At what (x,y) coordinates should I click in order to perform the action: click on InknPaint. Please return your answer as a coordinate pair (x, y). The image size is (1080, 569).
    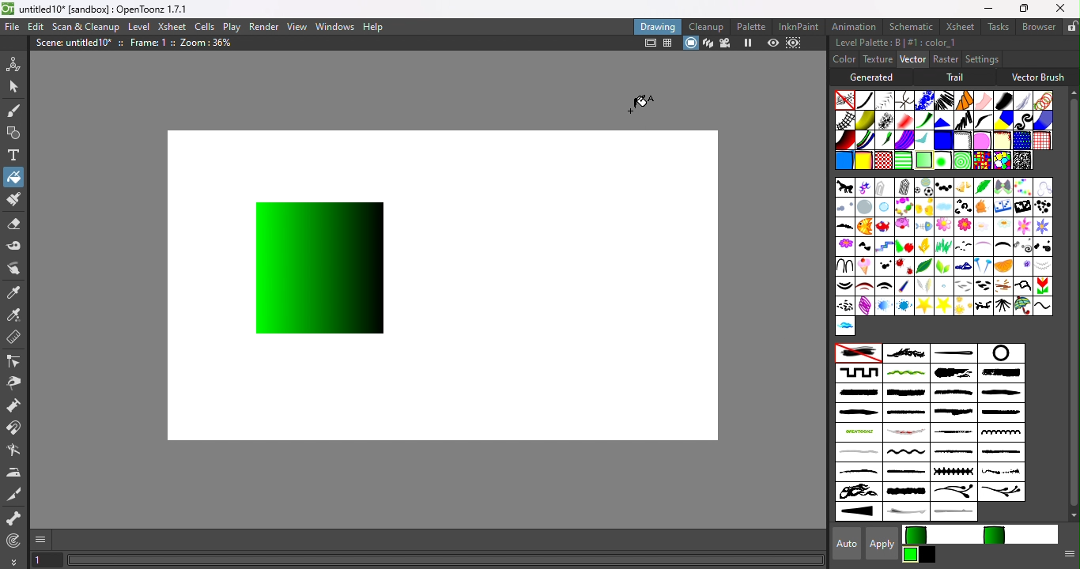
    Looking at the image, I should click on (802, 26).